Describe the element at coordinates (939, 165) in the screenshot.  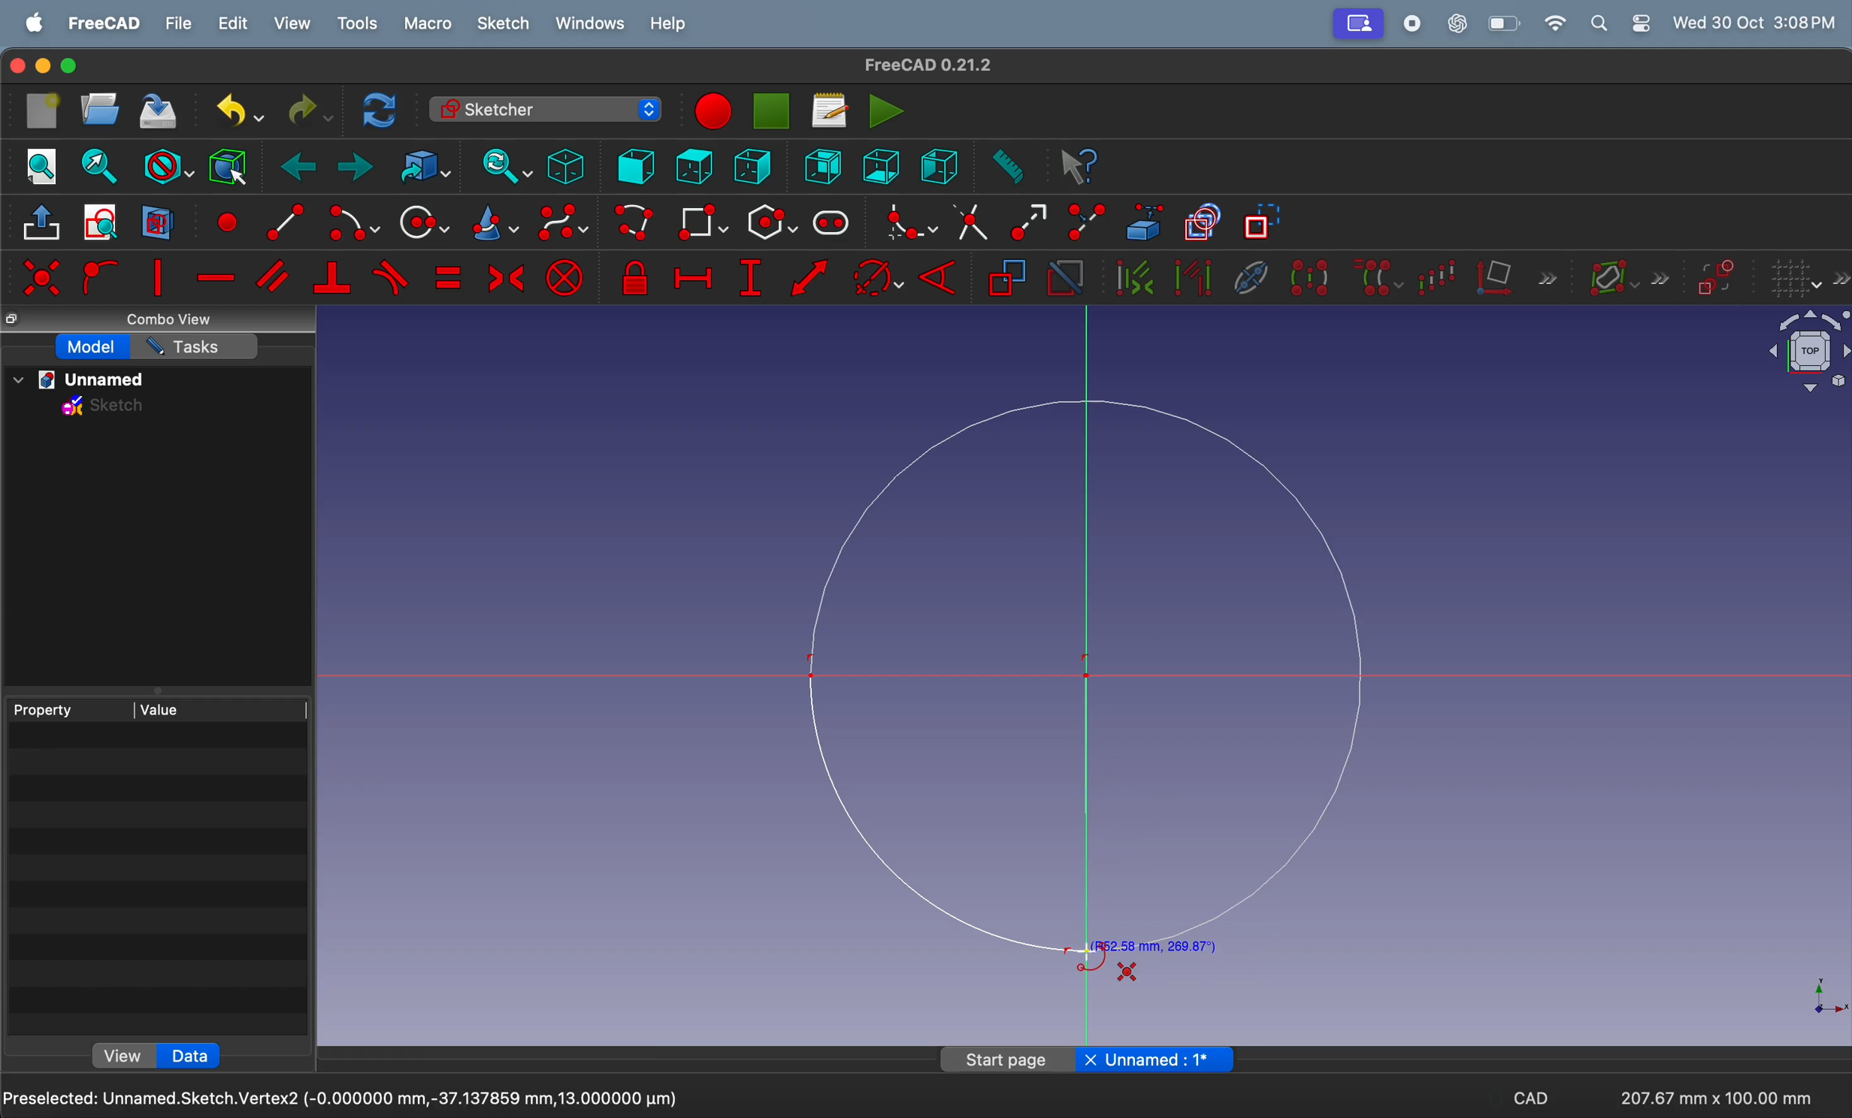
I see `right view` at that location.